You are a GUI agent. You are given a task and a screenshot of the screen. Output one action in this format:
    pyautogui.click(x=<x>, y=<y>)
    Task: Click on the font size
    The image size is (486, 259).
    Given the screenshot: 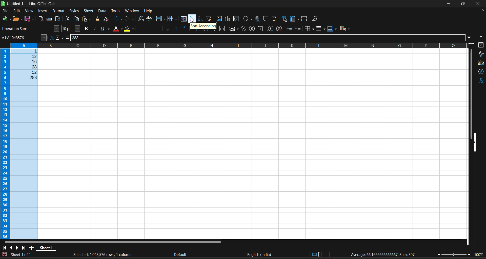 What is the action you would take?
    pyautogui.click(x=71, y=29)
    